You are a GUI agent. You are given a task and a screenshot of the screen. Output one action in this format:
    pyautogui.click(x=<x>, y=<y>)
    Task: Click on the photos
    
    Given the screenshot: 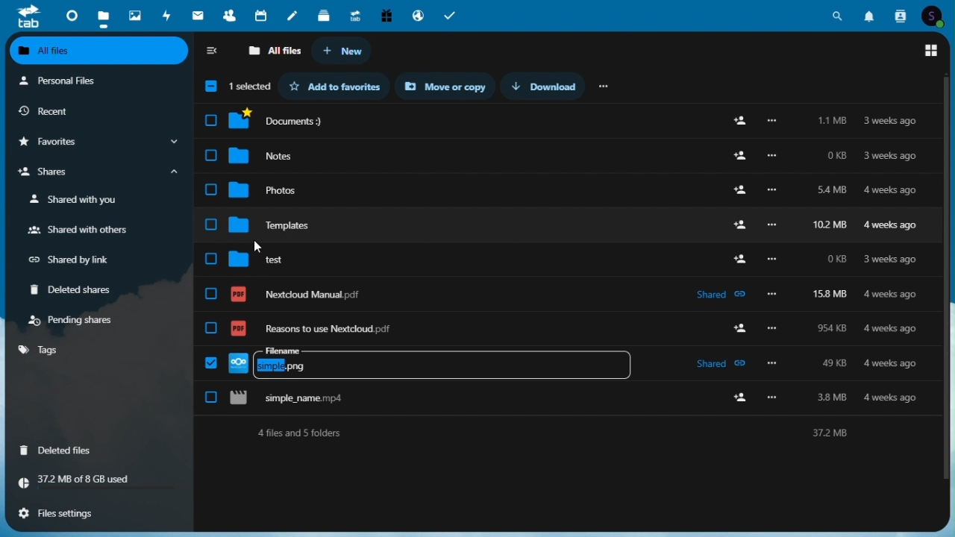 What is the action you would take?
    pyautogui.click(x=134, y=13)
    